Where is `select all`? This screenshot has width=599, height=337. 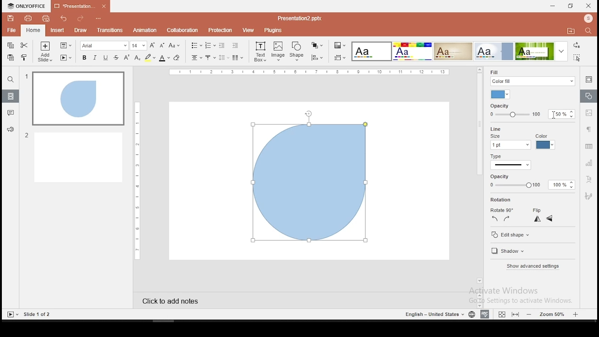 select all is located at coordinates (576, 59).